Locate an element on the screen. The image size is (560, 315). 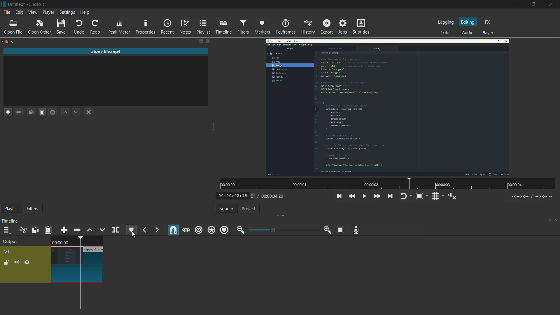
recent is located at coordinates (166, 27).